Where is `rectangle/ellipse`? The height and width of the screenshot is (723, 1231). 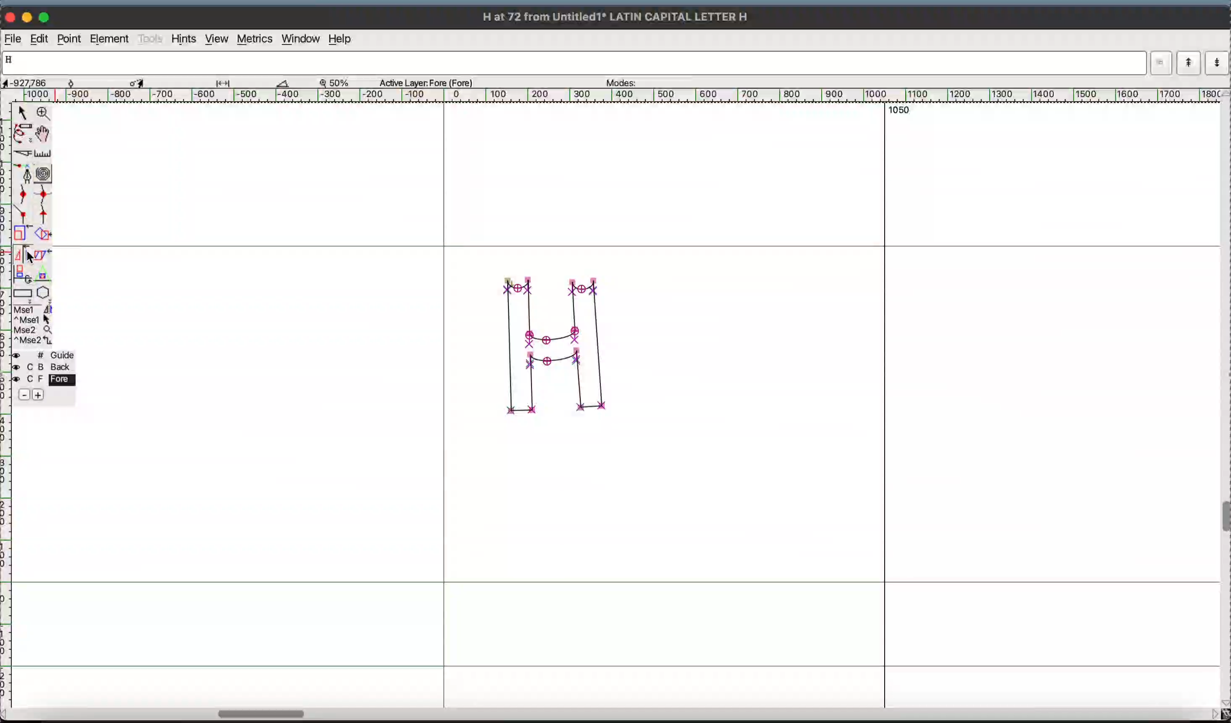 rectangle/ellipse is located at coordinates (23, 293).